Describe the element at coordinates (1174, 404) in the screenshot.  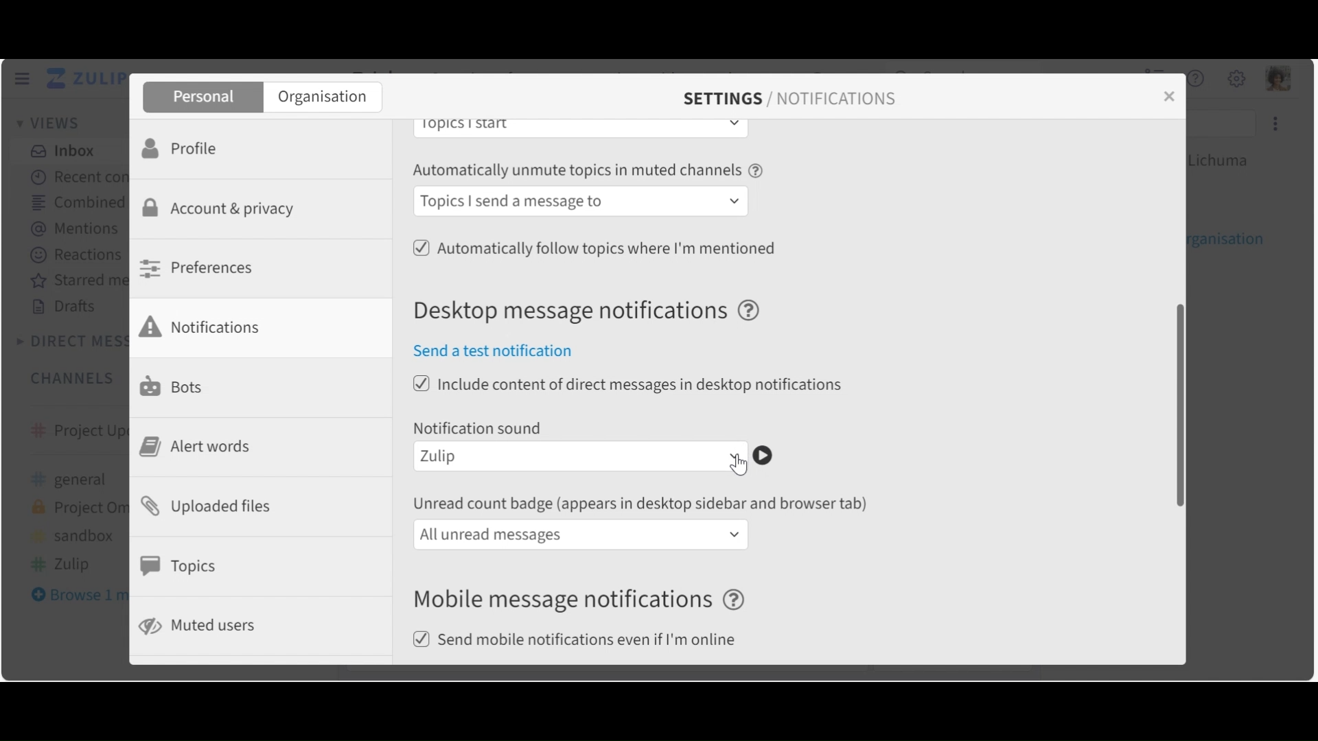
I see `vertical scroll bar` at that location.